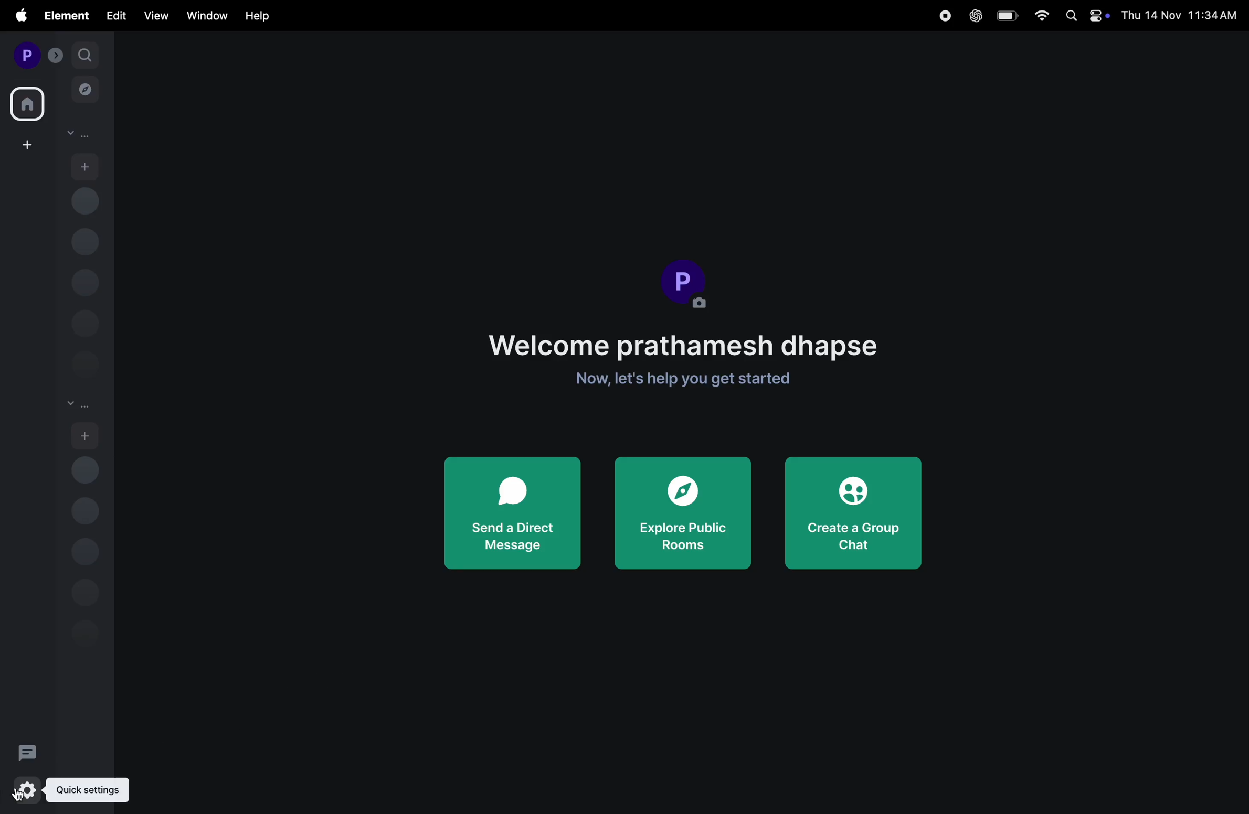 This screenshot has width=1249, height=814. What do you see at coordinates (25, 144) in the screenshot?
I see `create space` at bounding box center [25, 144].